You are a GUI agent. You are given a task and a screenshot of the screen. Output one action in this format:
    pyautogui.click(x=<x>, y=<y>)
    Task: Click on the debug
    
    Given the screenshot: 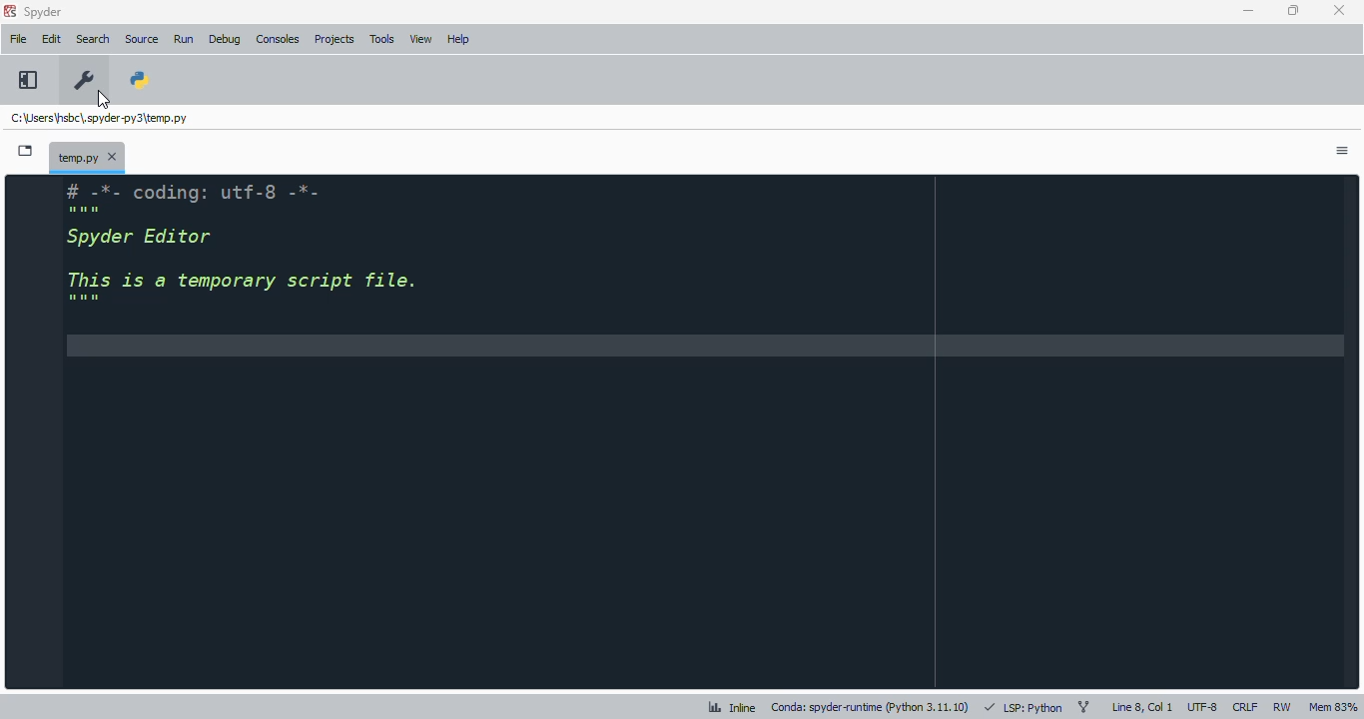 What is the action you would take?
    pyautogui.click(x=225, y=39)
    